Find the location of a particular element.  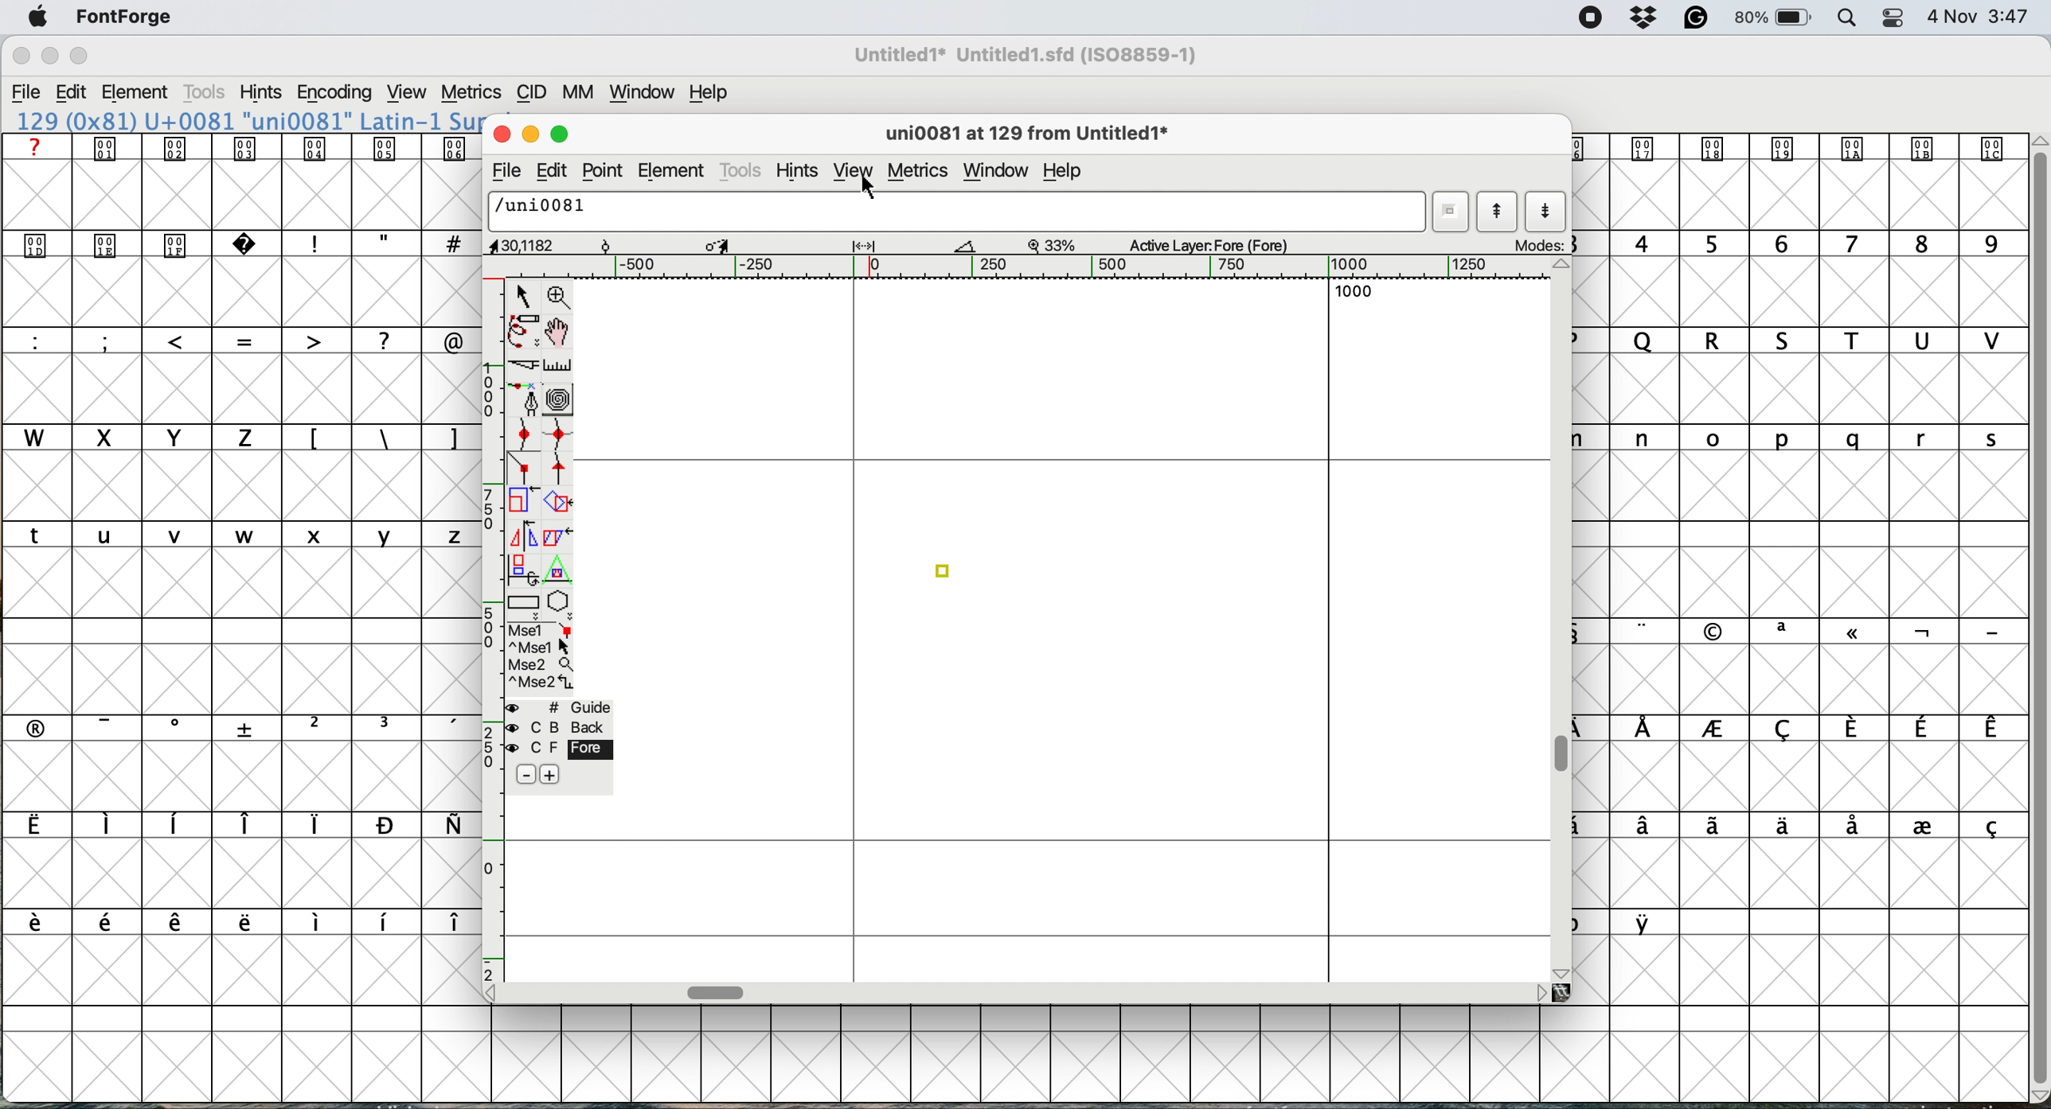

cursor position is located at coordinates (520, 244).